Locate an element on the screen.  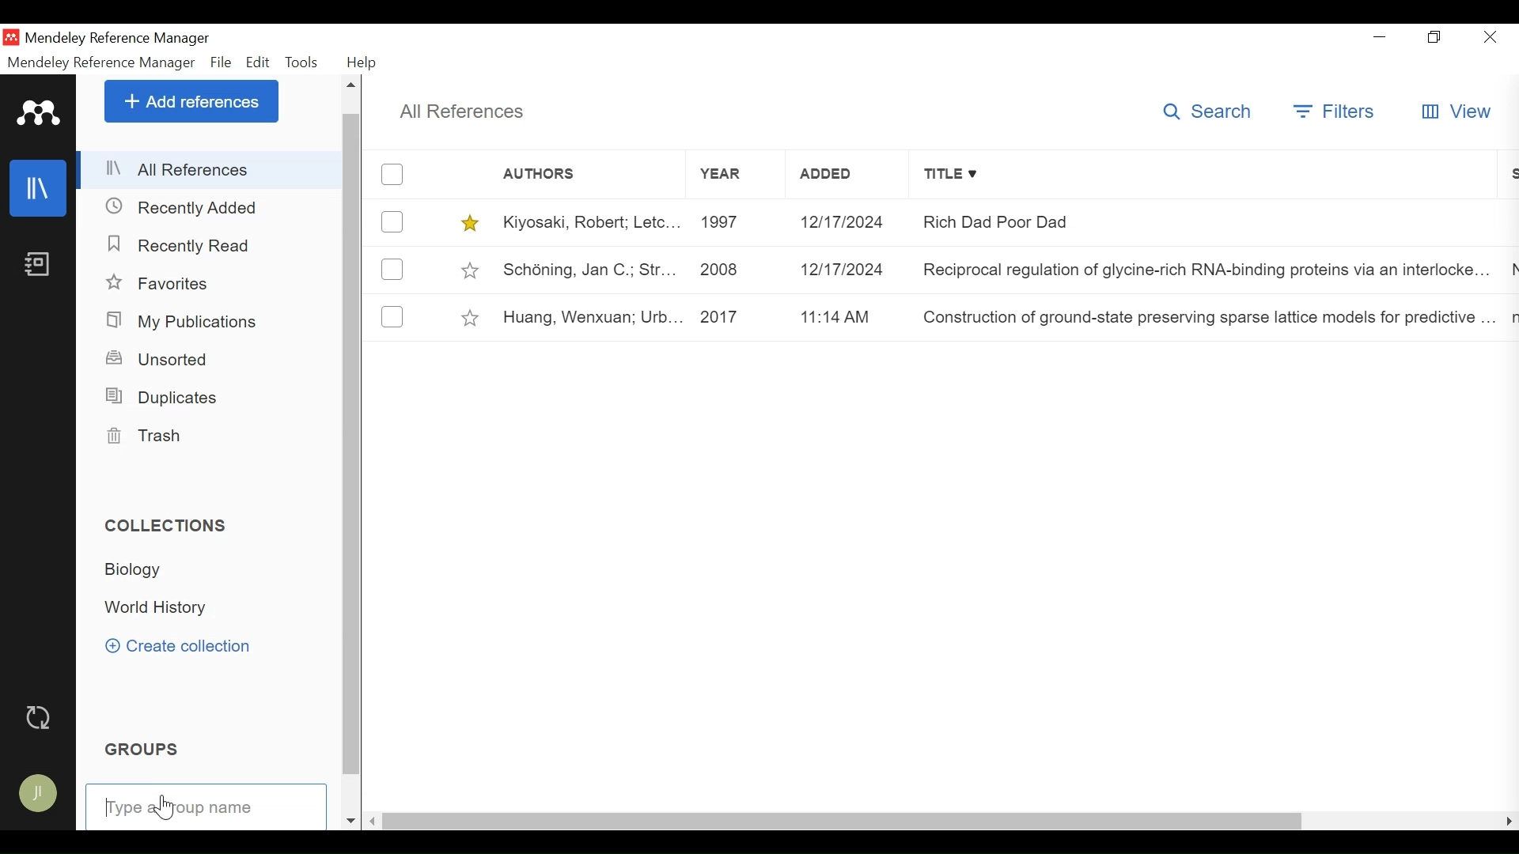
1997 is located at coordinates (734, 223).